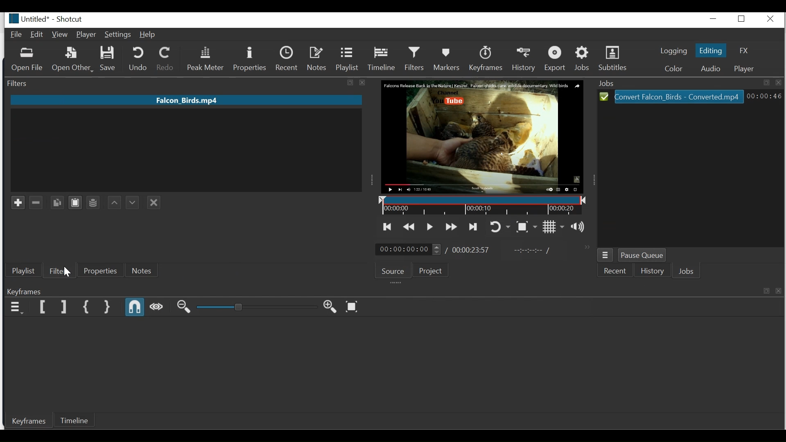 This screenshot has height=442, width=786. I want to click on Set First Simple keyframe, so click(87, 307).